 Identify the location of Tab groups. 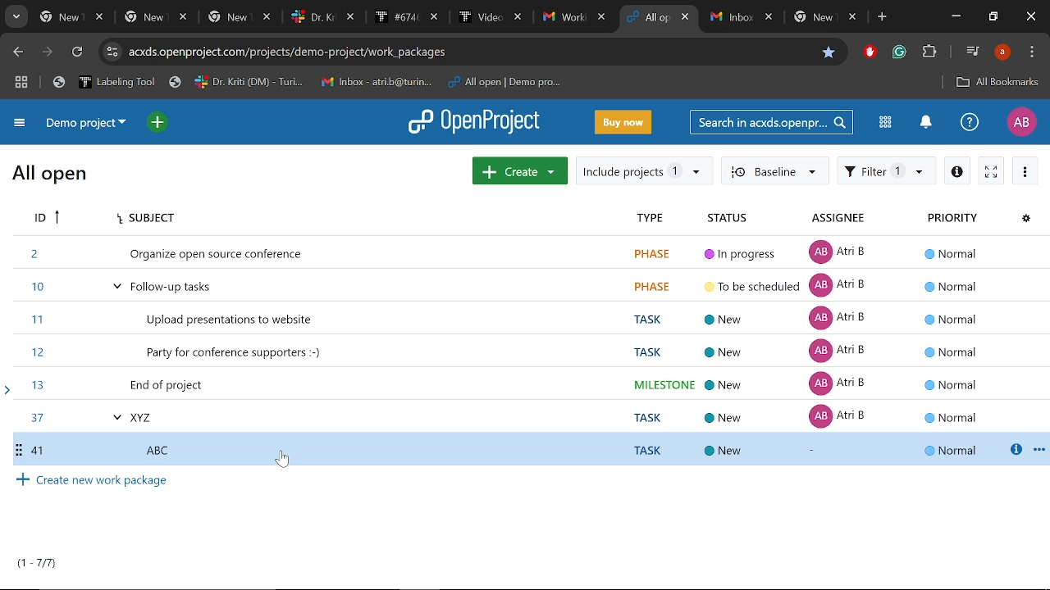
(23, 84).